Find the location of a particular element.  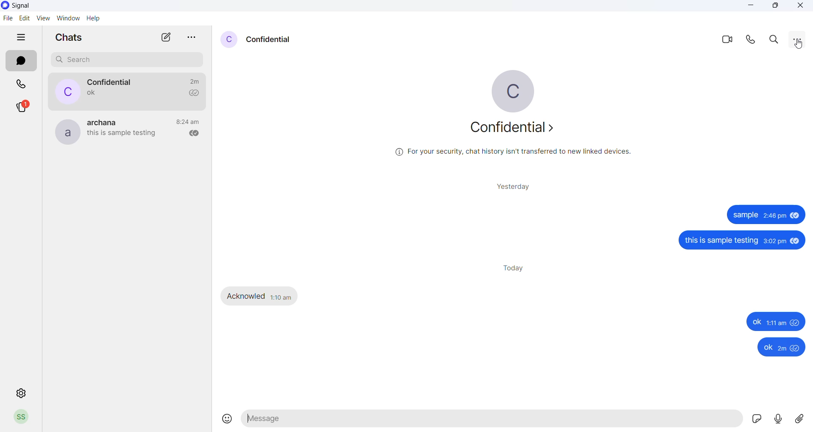

last message is located at coordinates (122, 135).